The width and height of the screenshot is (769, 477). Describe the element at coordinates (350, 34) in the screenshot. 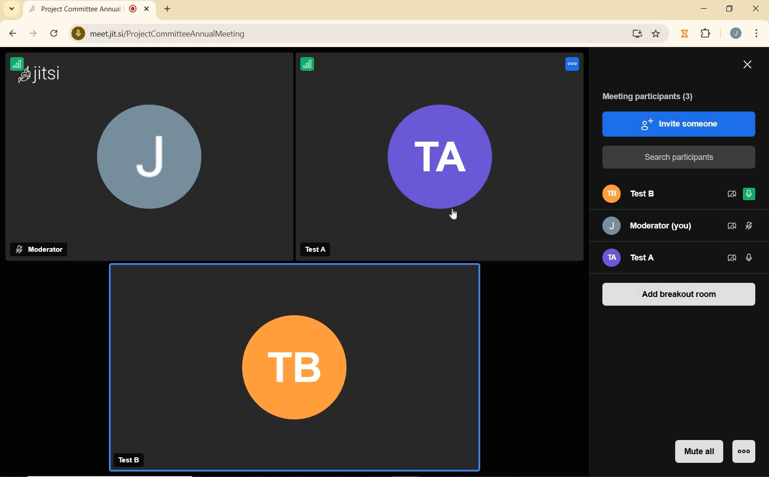

I see `) meetjit.si/ProjectCommitteeAnnualMeeting` at that location.